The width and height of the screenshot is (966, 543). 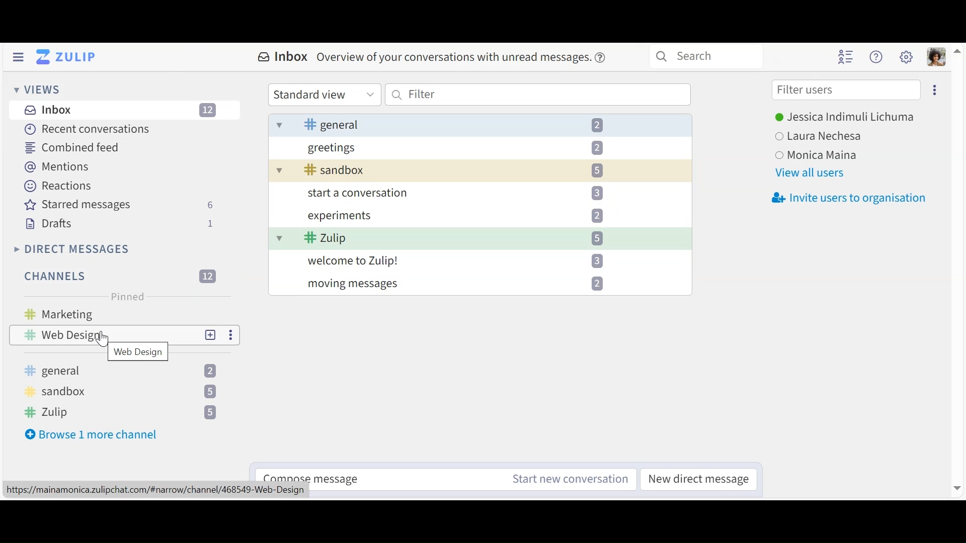 What do you see at coordinates (933, 91) in the screenshot?
I see `ellipsis` at bounding box center [933, 91].